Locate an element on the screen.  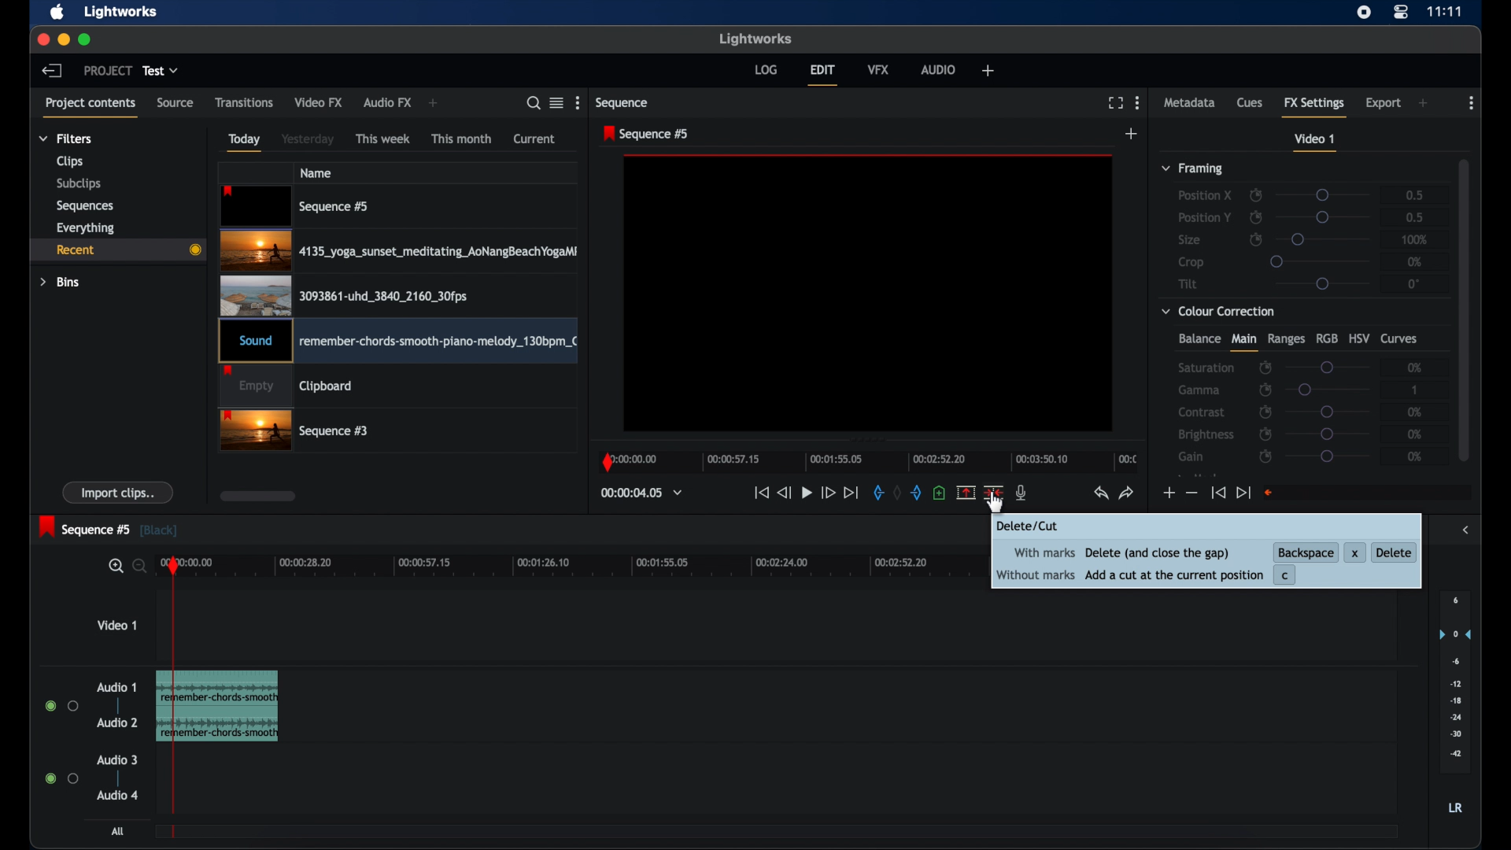
today is located at coordinates (246, 142).